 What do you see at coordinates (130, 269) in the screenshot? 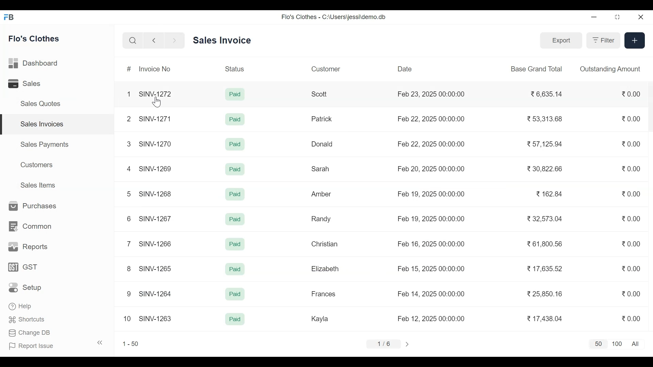
I see `8` at bounding box center [130, 269].